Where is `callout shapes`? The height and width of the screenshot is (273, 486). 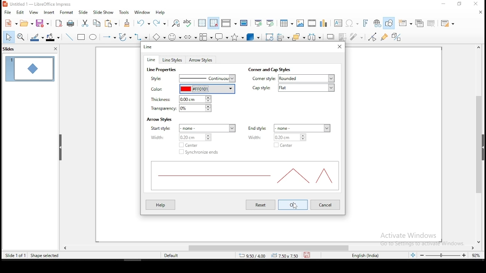
callout shapes is located at coordinates (223, 36).